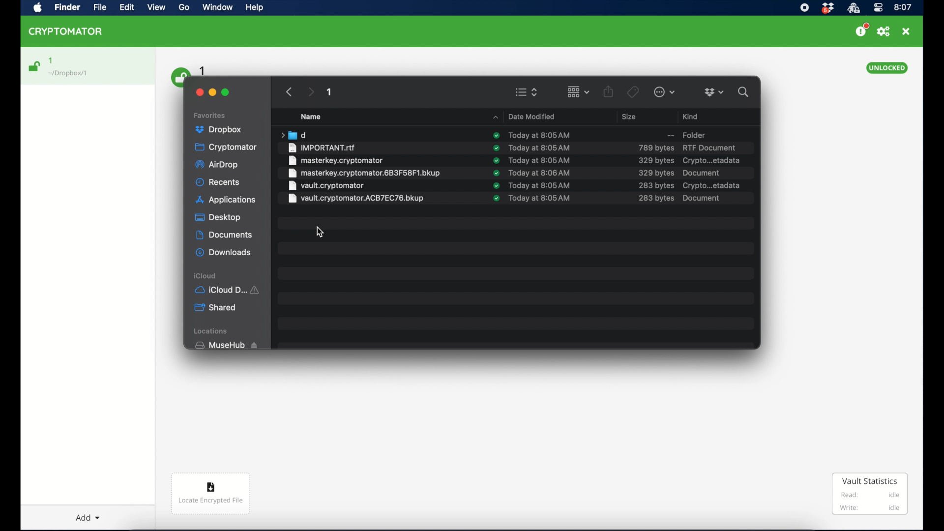 The height and width of the screenshot is (531, 944). I want to click on file name, so click(326, 185).